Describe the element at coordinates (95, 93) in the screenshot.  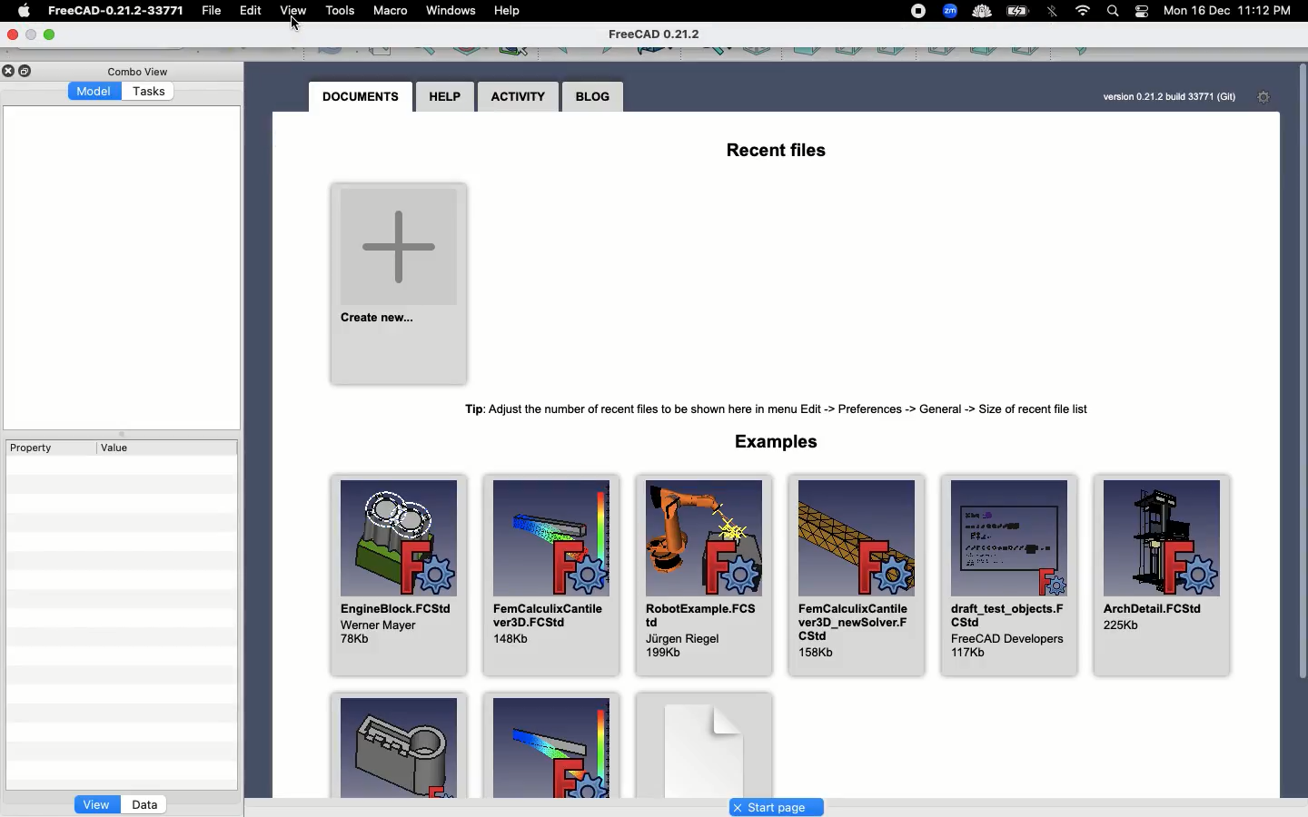
I see `Model` at that location.